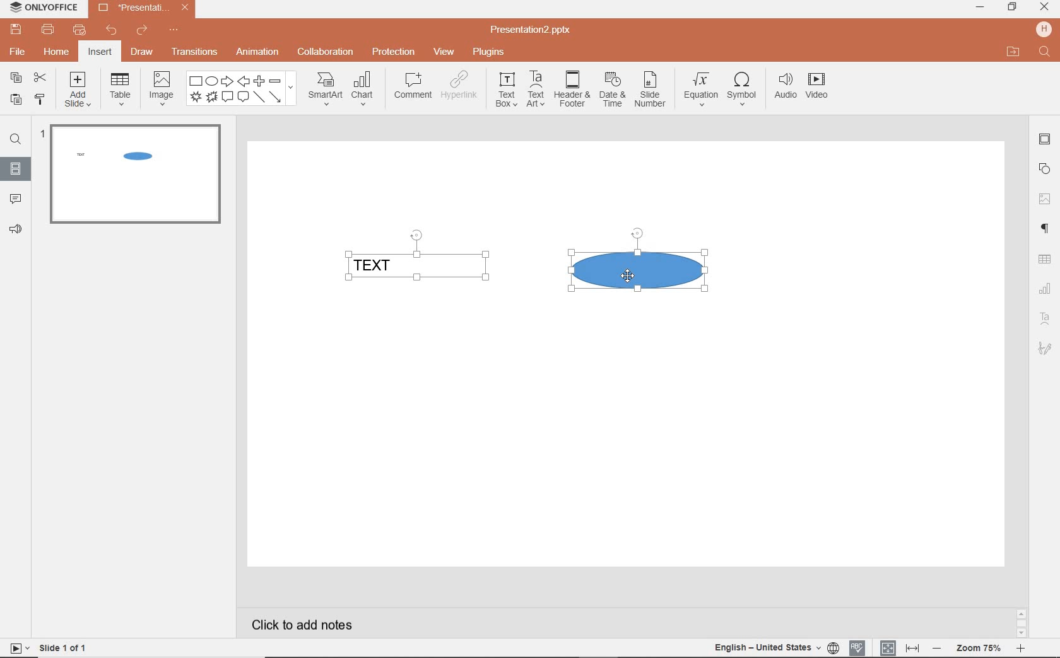  What do you see at coordinates (49, 30) in the screenshot?
I see `print` at bounding box center [49, 30].